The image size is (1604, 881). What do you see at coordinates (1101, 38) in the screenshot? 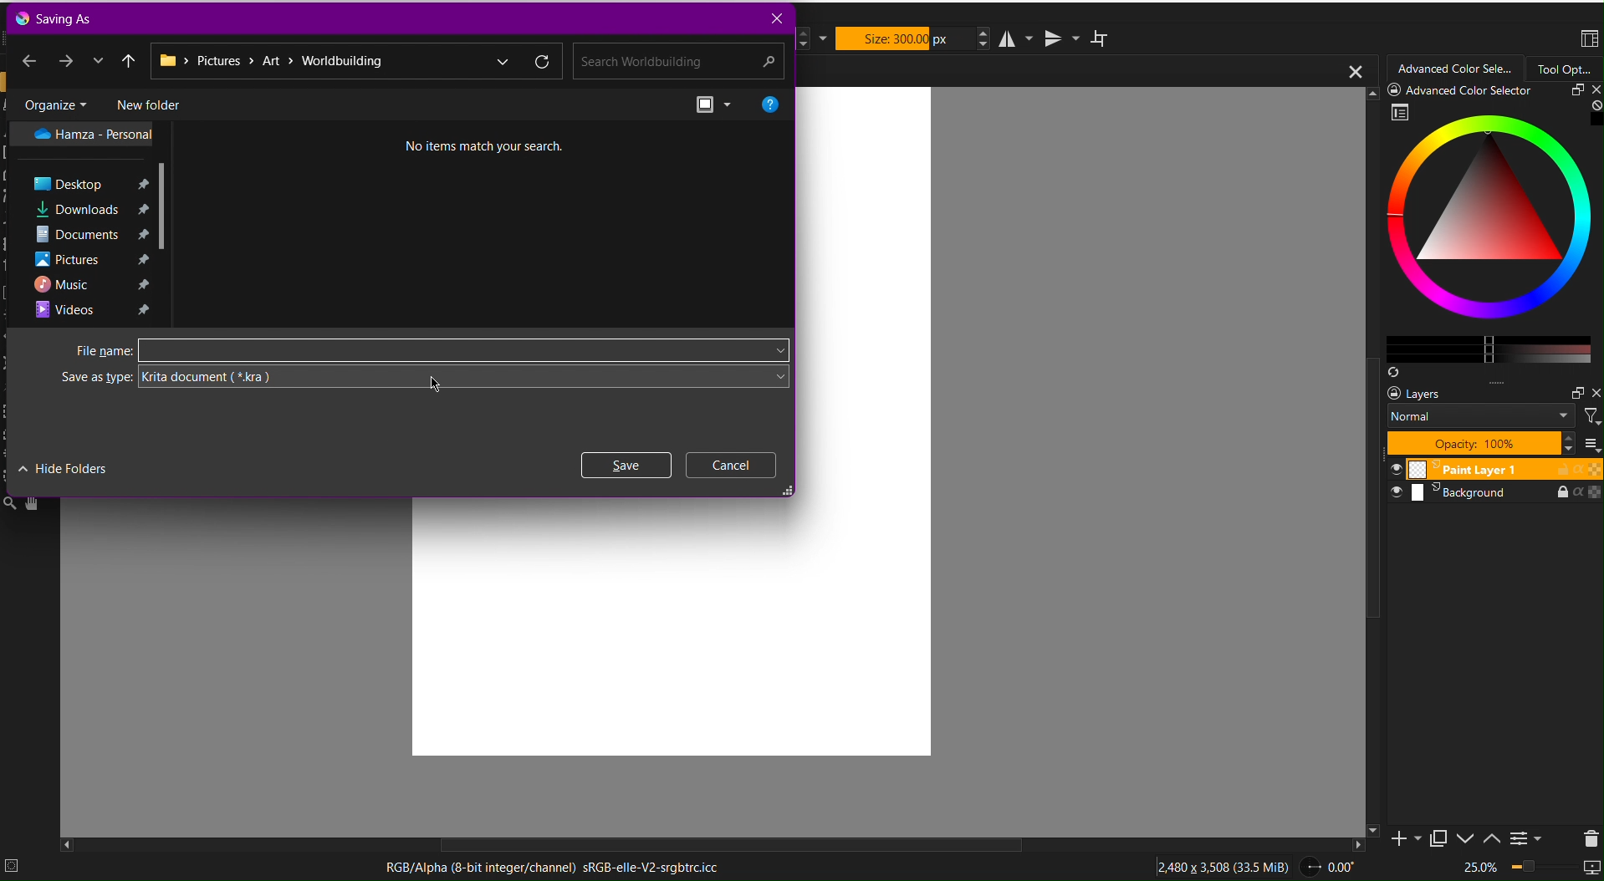
I see `Wraparound` at bounding box center [1101, 38].